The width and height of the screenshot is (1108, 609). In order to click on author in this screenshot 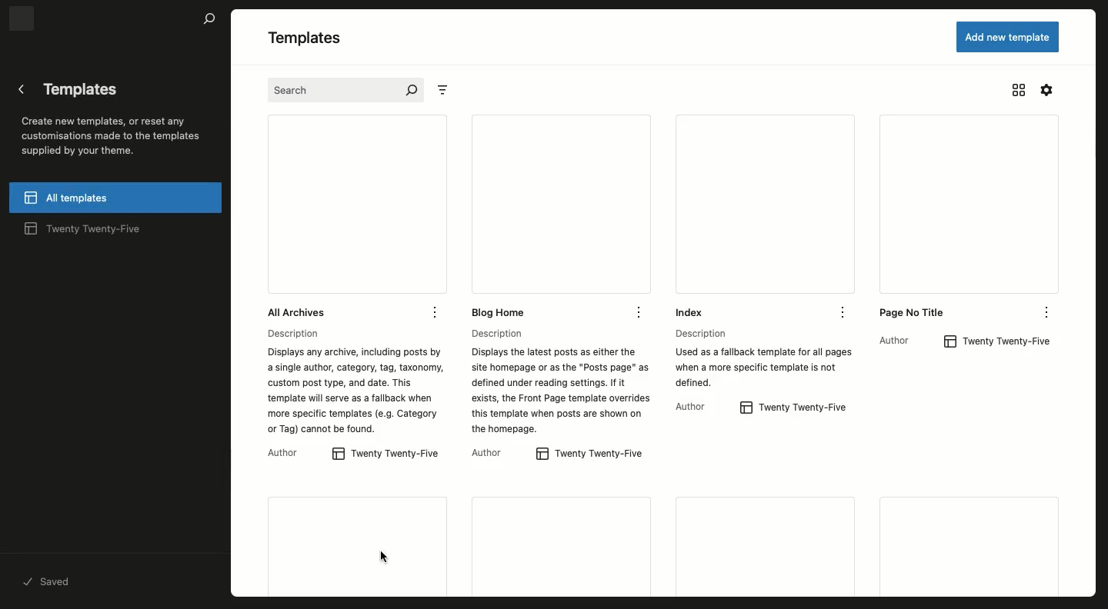, I will do `click(694, 406)`.